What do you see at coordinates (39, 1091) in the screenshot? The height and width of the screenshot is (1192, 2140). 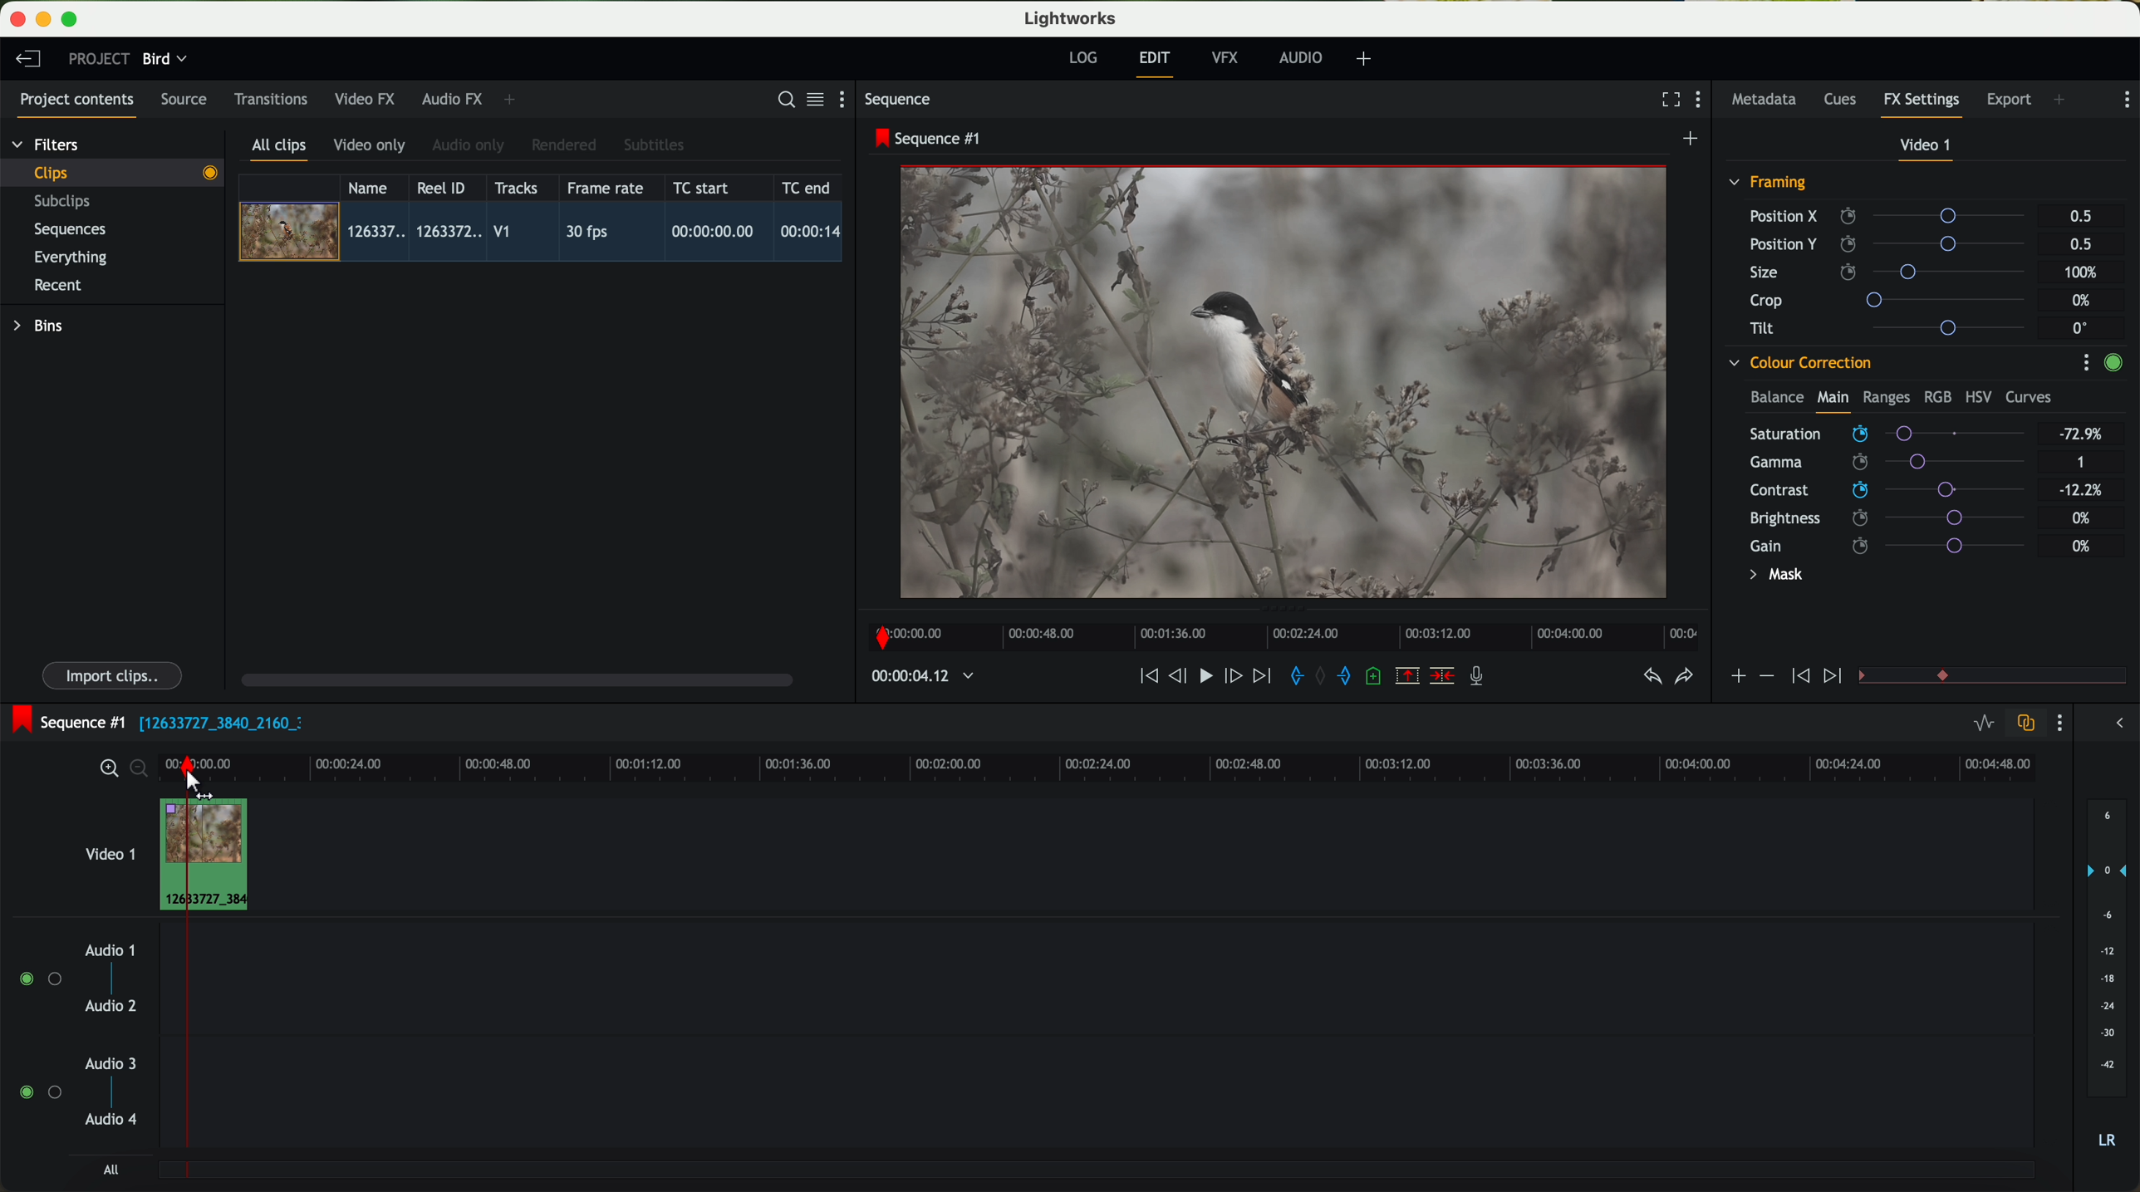 I see `enable audio` at bounding box center [39, 1091].